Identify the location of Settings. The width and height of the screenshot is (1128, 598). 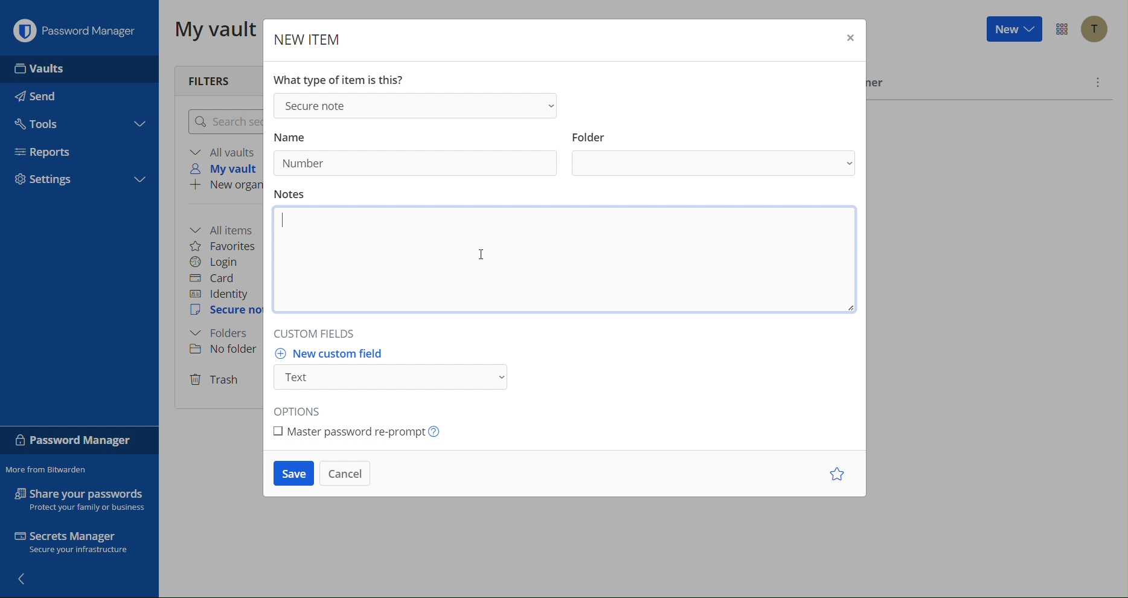
(48, 178).